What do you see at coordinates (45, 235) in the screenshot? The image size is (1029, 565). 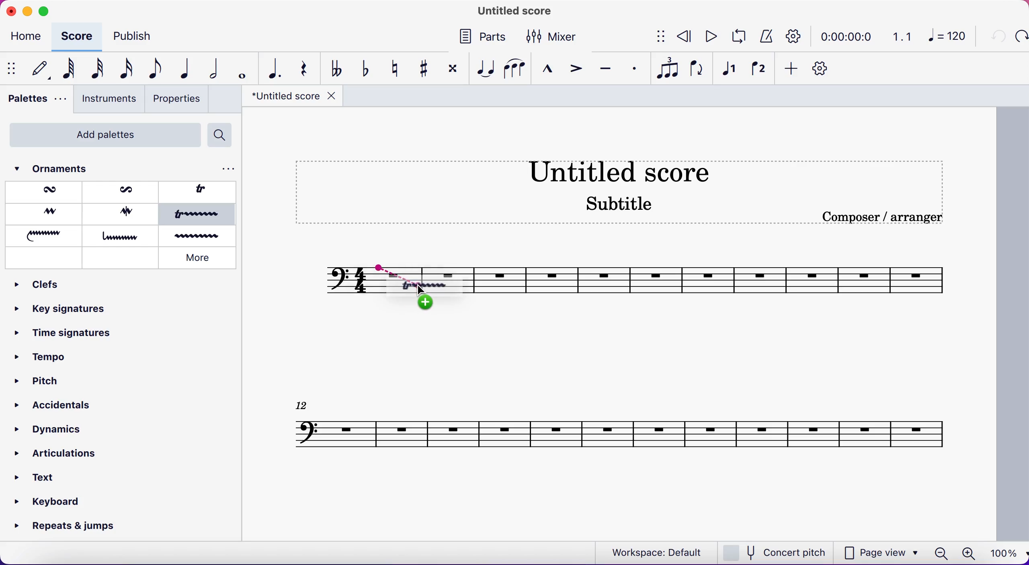 I see `glissando (ascending)` at bounding box center [45, 235].